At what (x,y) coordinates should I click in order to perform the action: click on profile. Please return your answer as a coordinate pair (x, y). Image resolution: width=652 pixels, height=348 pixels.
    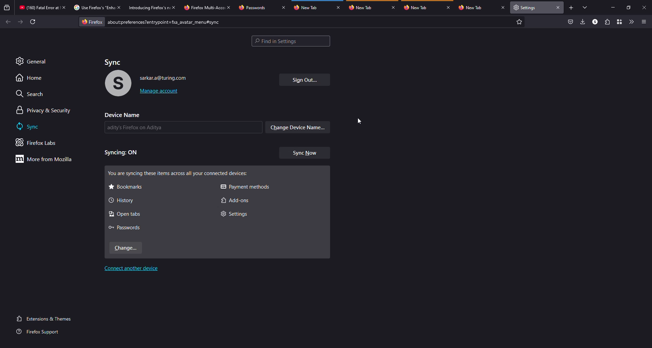
    Looking at the image, I should click on (118, 83).